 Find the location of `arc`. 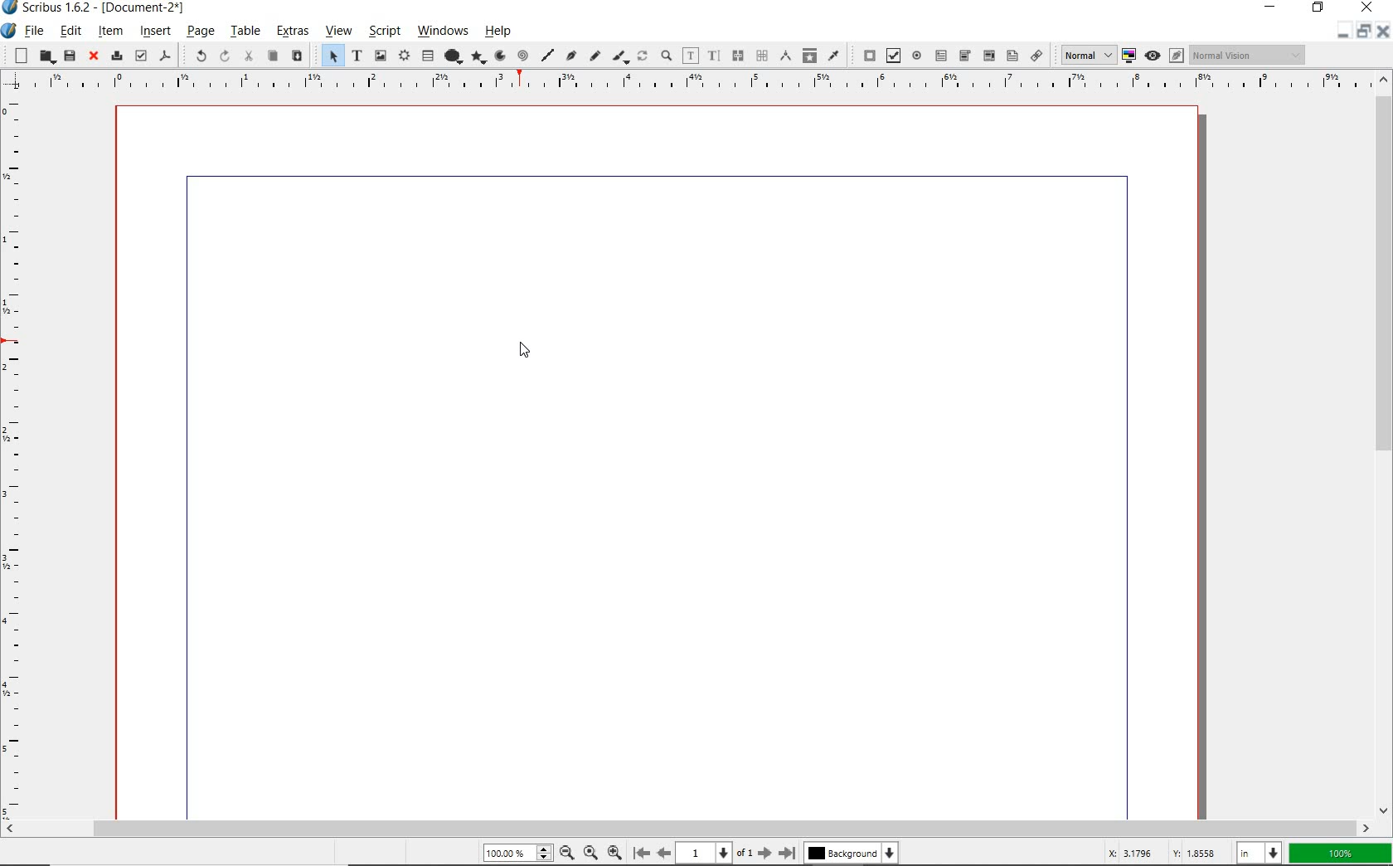

arc is located at coordinates (500, 56).